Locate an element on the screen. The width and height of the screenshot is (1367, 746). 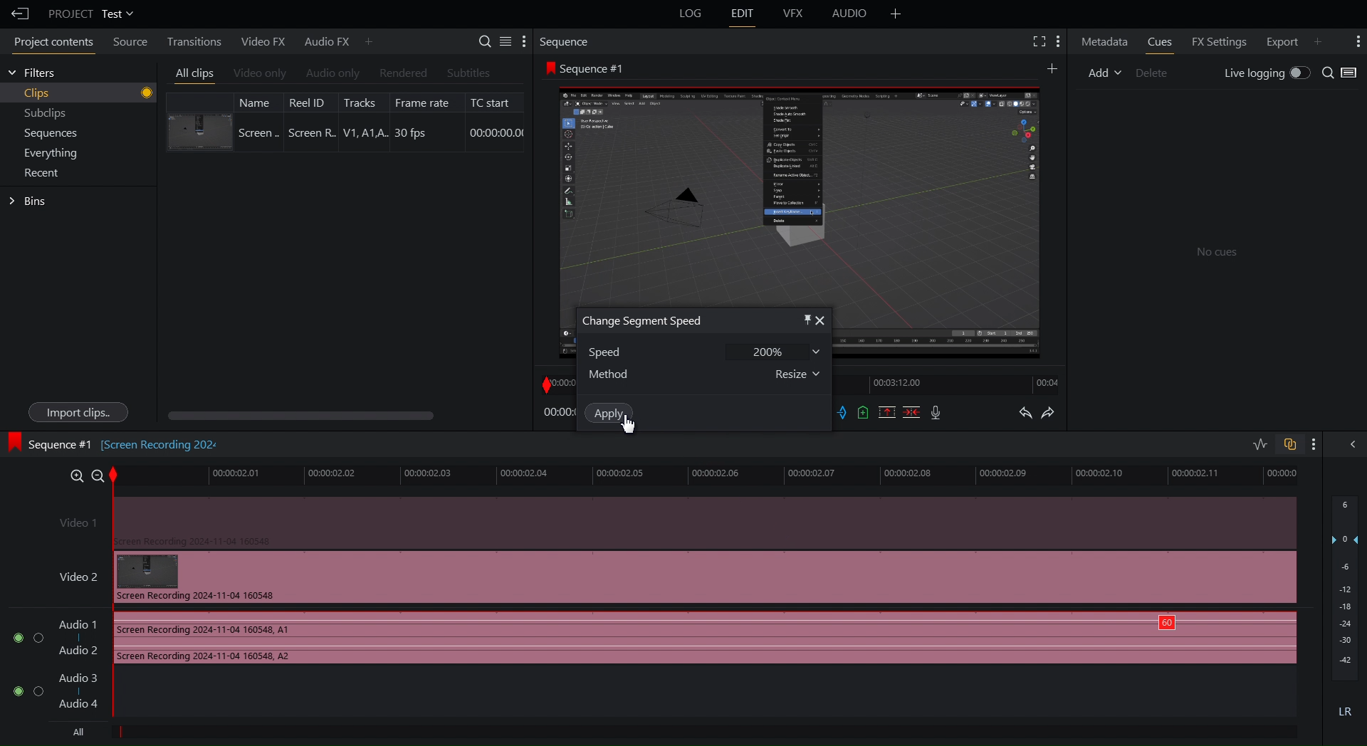
Project Test is located at coordinates (90, 14).